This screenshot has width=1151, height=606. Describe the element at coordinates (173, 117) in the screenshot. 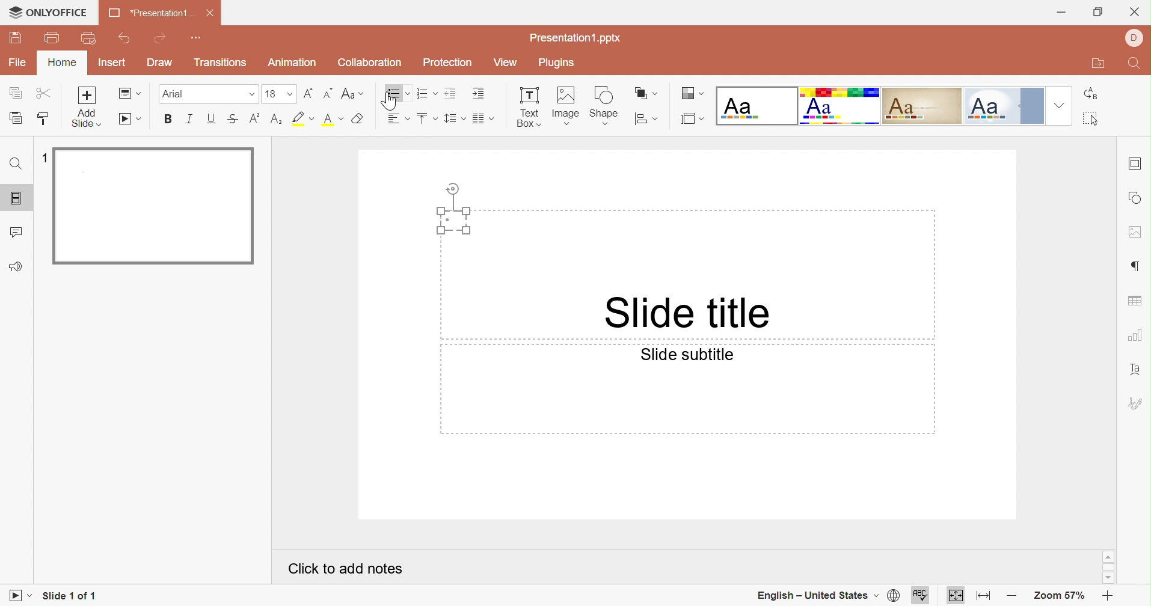

I see `Bold` at that location.